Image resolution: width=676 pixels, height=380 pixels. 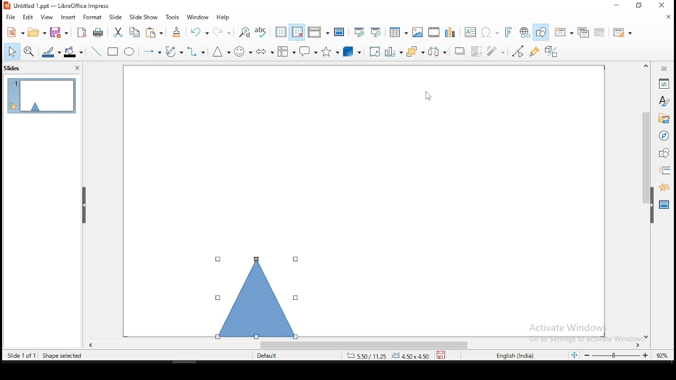 I want to click on curves and polygons, so click(x=174, y=52).